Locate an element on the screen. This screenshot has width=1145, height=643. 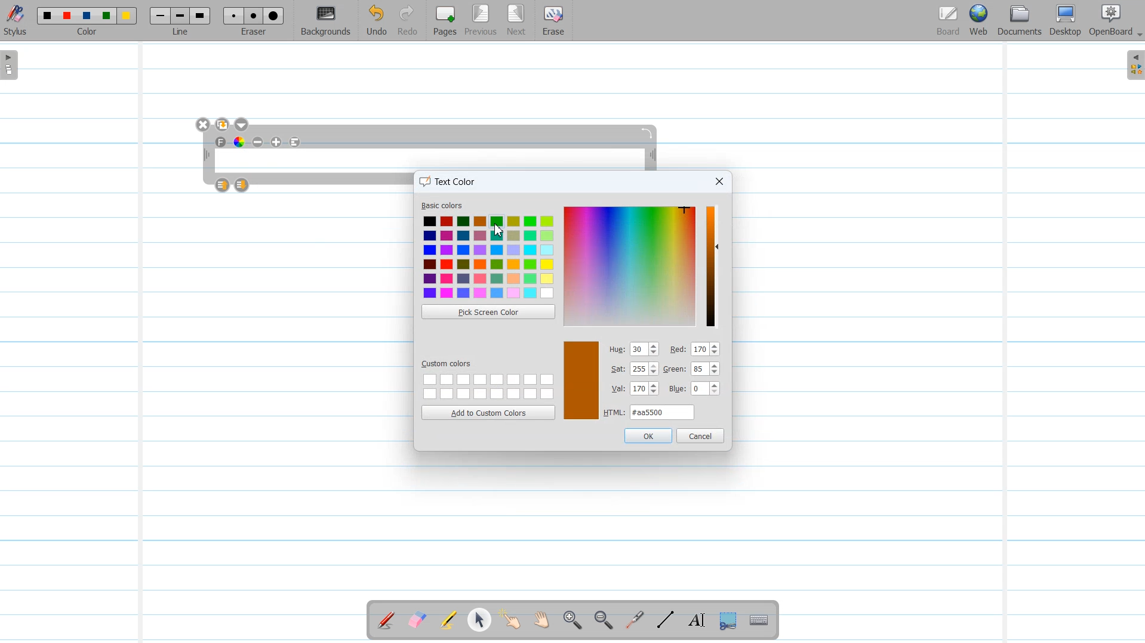
Web is located at coordinates (980, 21).